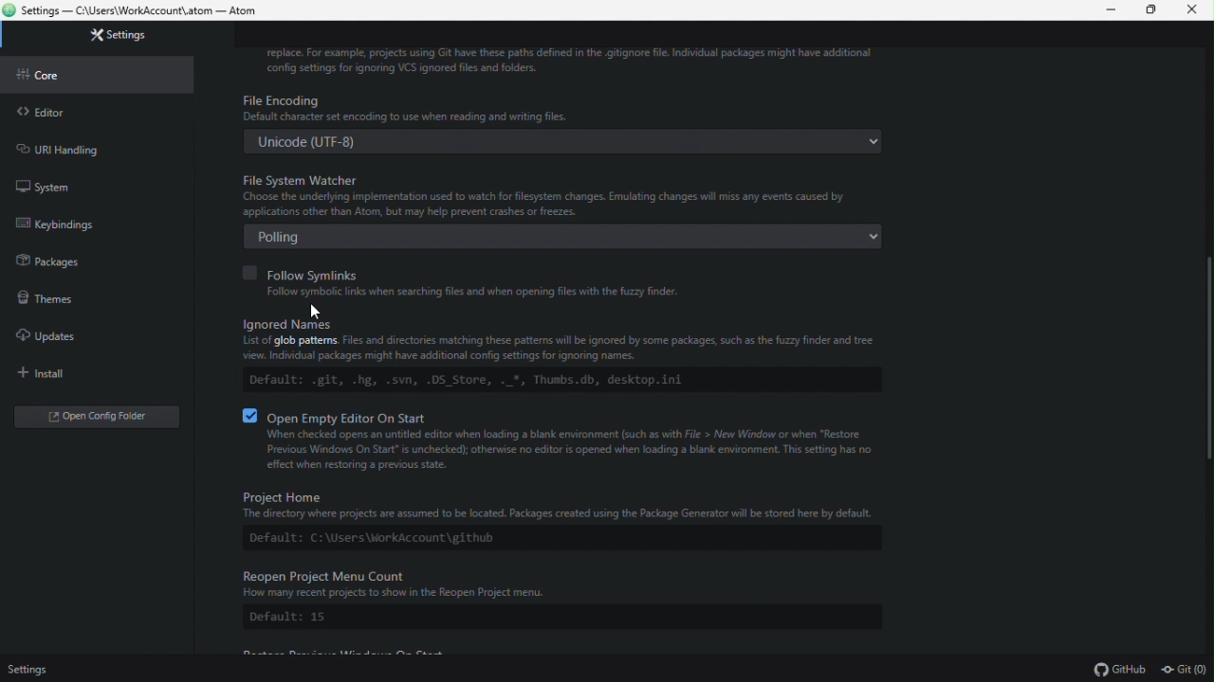 This screenshot has height=682, width=1214. What do you see at coordinates (308, 271) in the screenshot?
I see `Follow Symiinks` at bounding box center [308, 271].